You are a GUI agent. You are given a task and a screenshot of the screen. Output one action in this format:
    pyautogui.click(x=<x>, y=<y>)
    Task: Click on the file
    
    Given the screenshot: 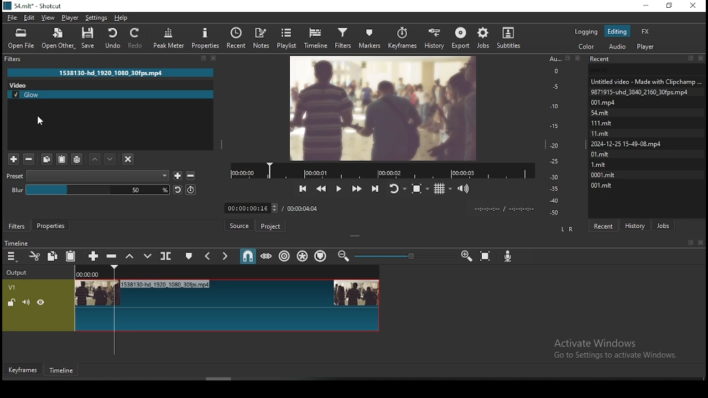 What is the action you would take?
    pyautogui.click(x=13, y=18)
    